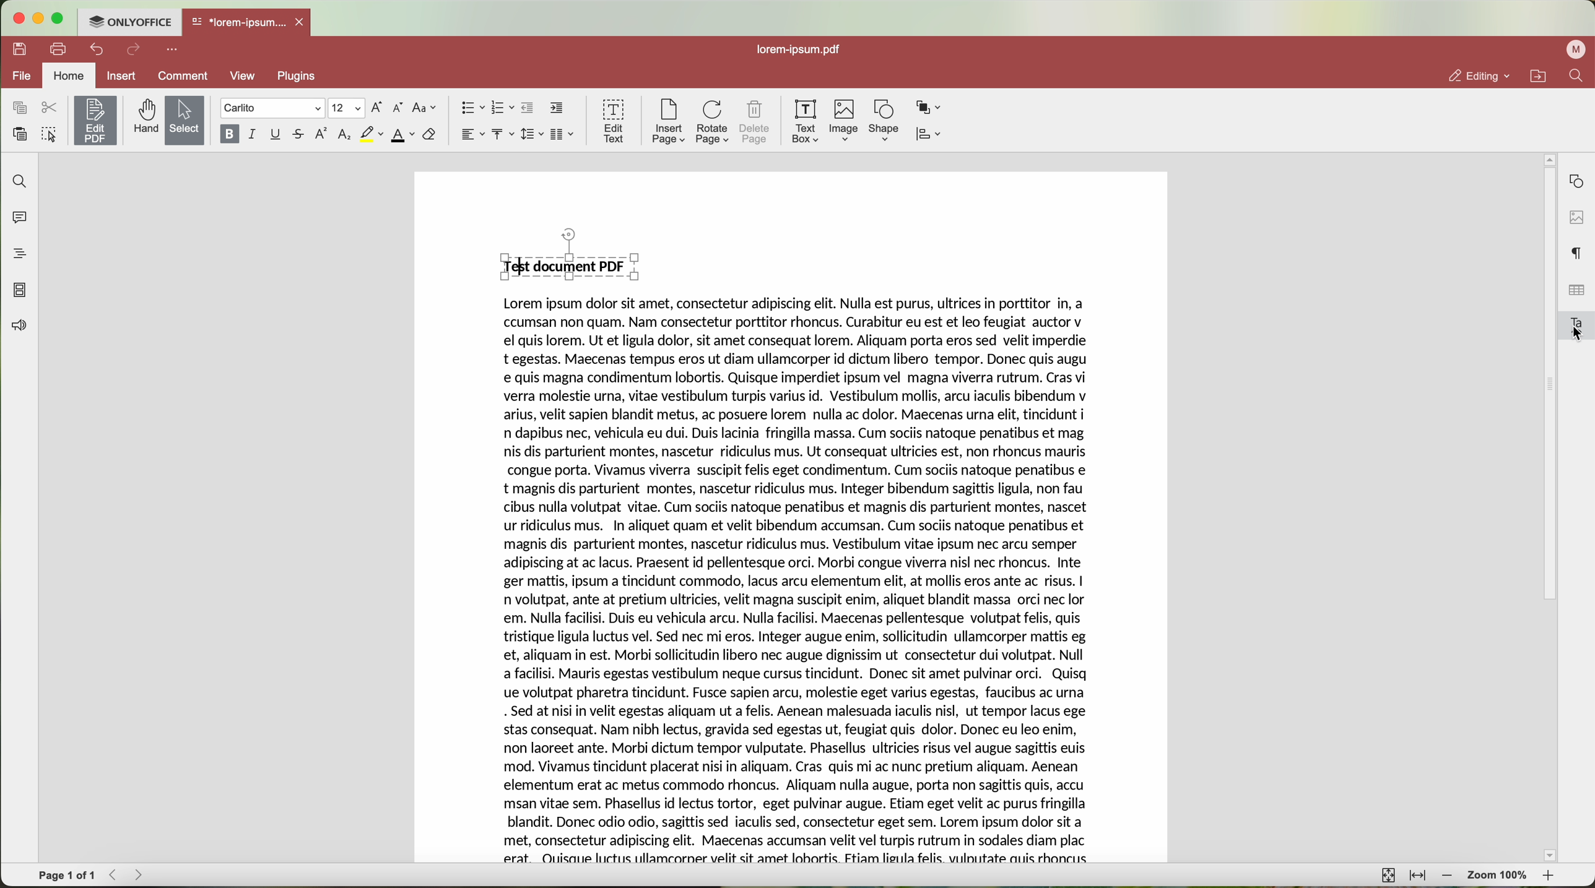 The height and width of the screenshot is (888, 1595). What do you see at coordinates (22, 218) in the screenshot?
I see `comments` at bounding box center [22, 218].